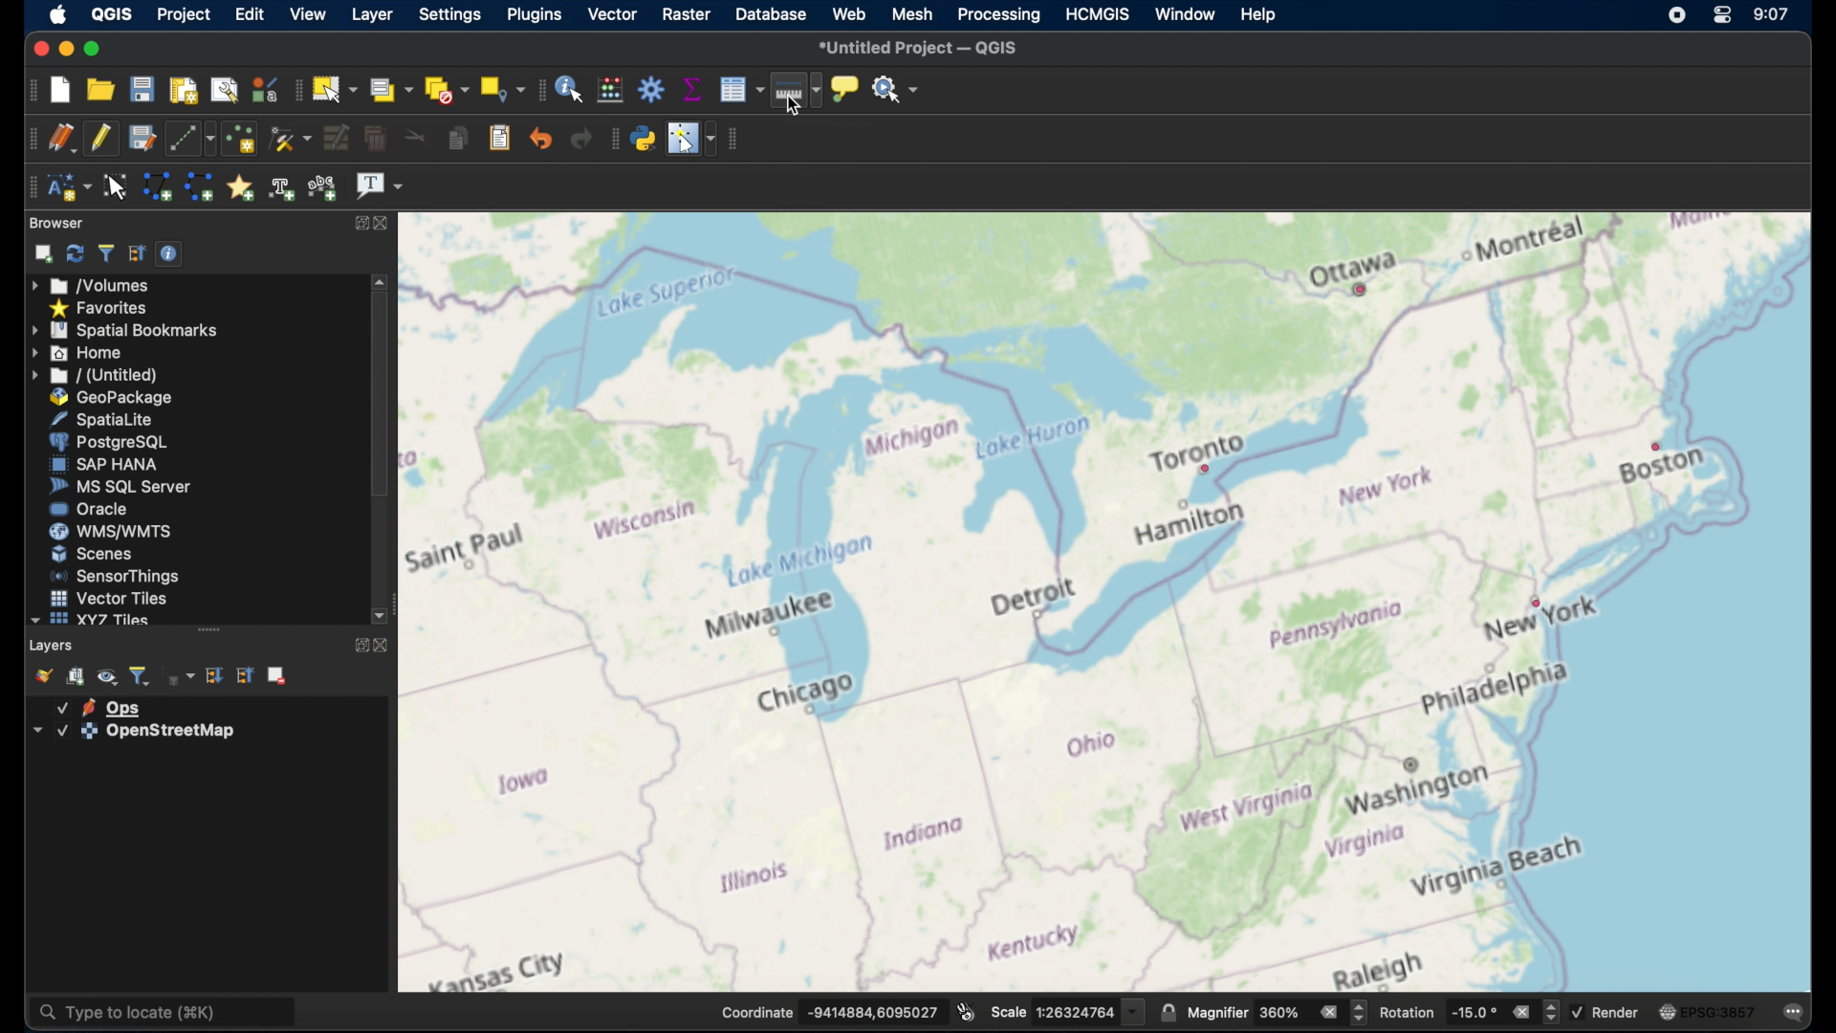 This screenshot has height=1033, width=1836. What do you see at coordinates (692, 87) in the screenshot?
I see `show statistical summary` at bounding box center [692, 87].